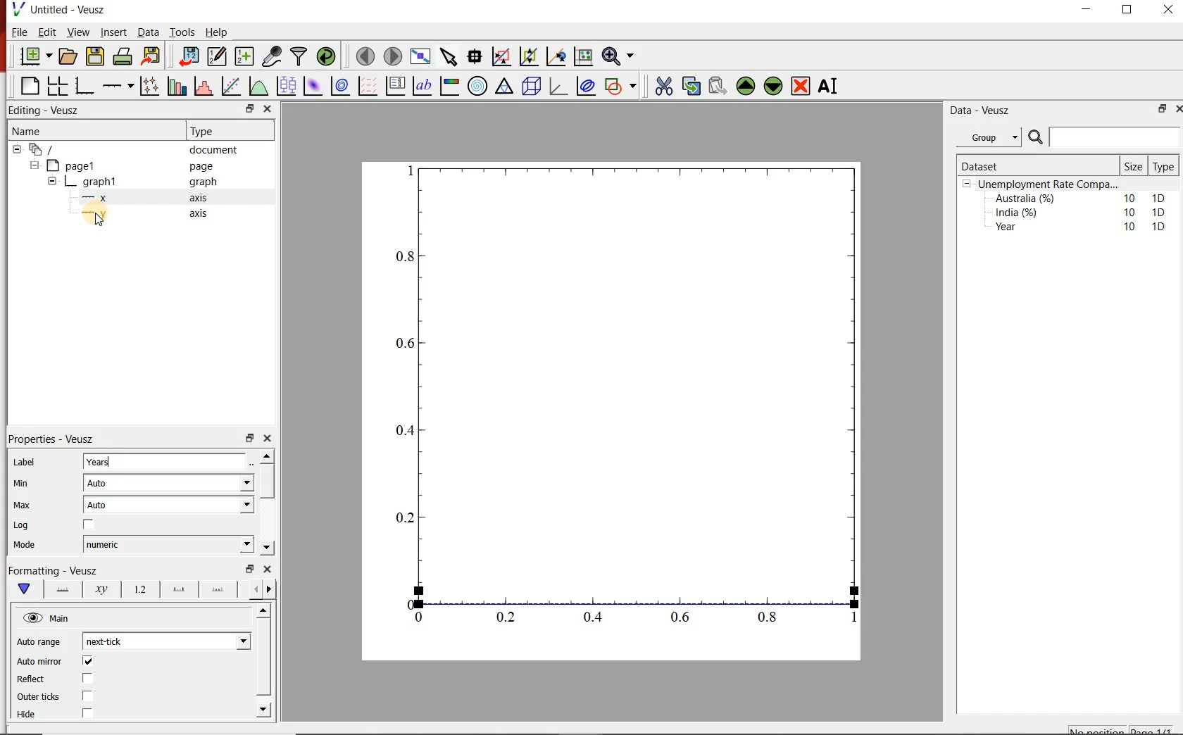 Image resolution: width=1183 pixels, height=735 pixels. Describe the element at coordinates (183, 32) in the screenshot. I see `Tools` at that location.